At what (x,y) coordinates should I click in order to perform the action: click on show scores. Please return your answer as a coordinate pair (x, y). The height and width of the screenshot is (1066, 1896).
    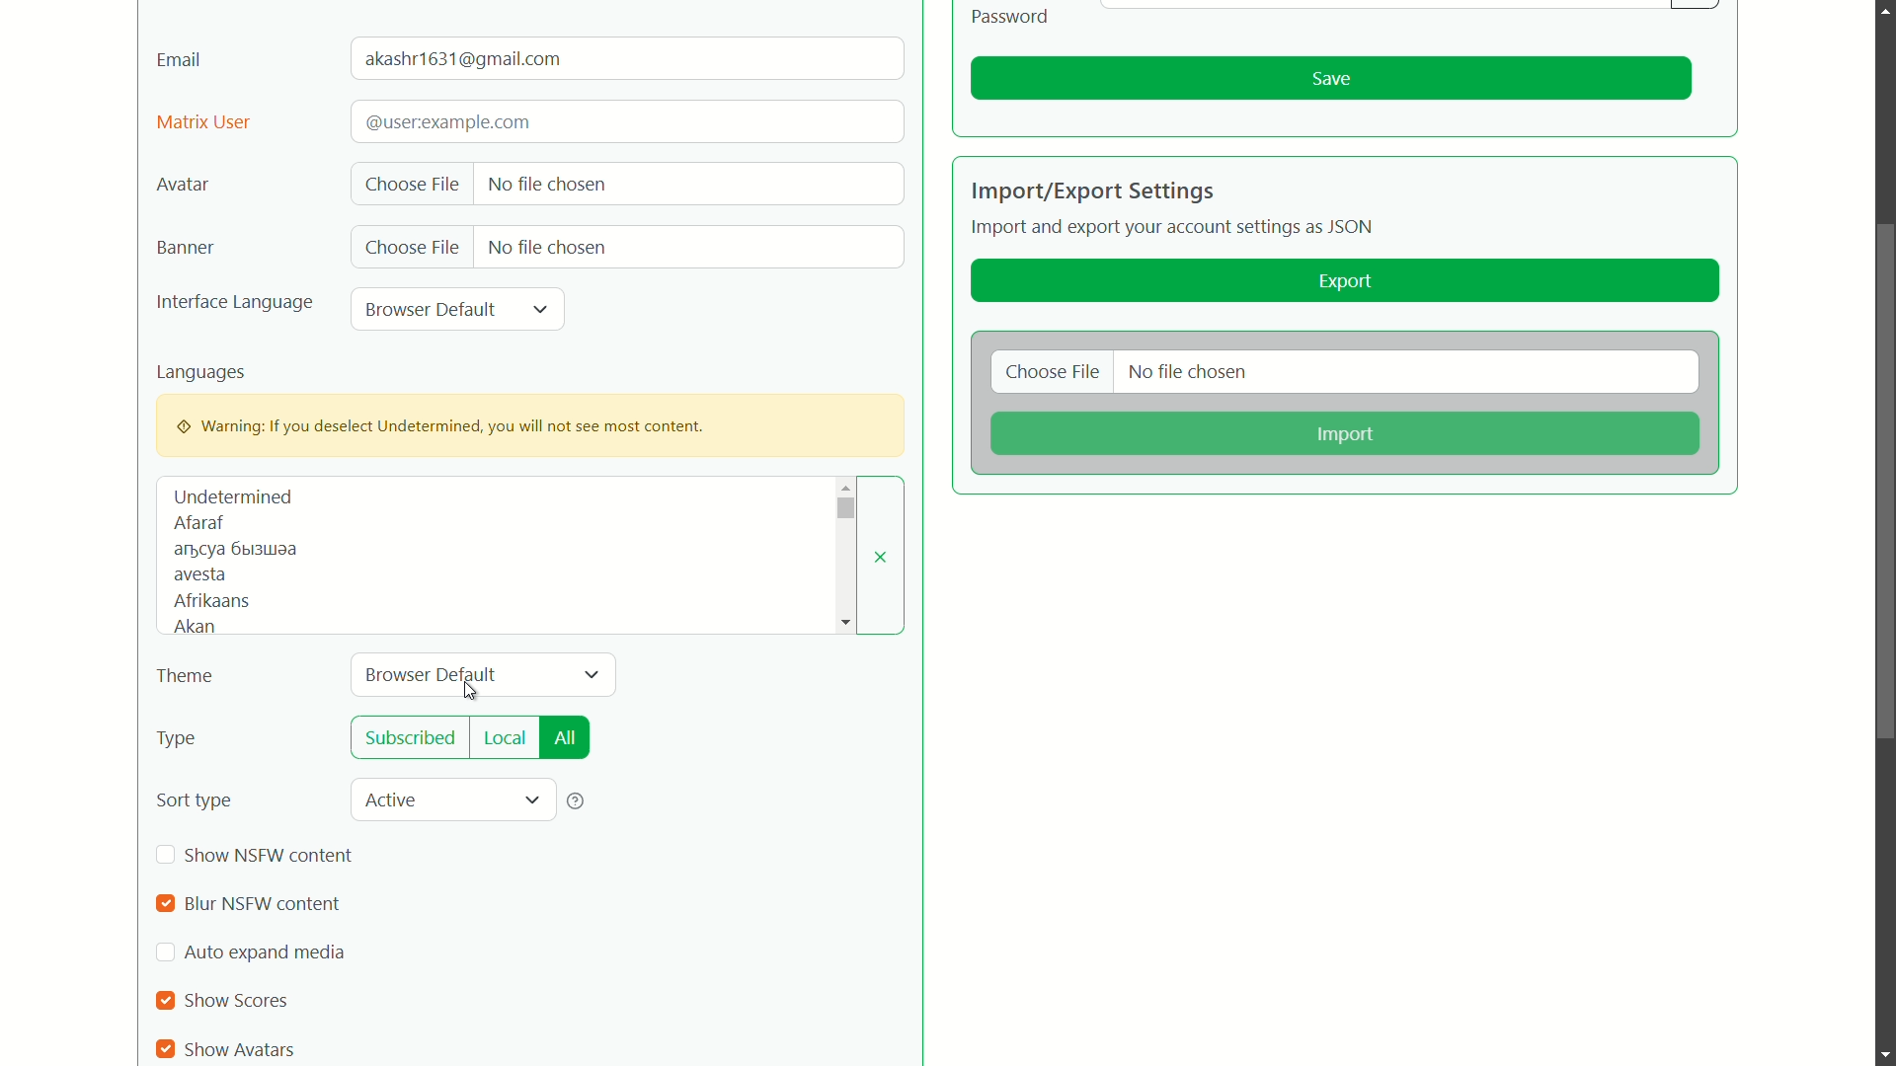
    Looking at the image, I should click on (240, 1001).